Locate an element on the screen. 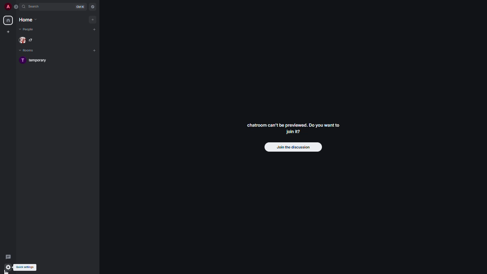  chatroom can't be previewed. Do you want to
Joint? is located at coordinates (296, 129).